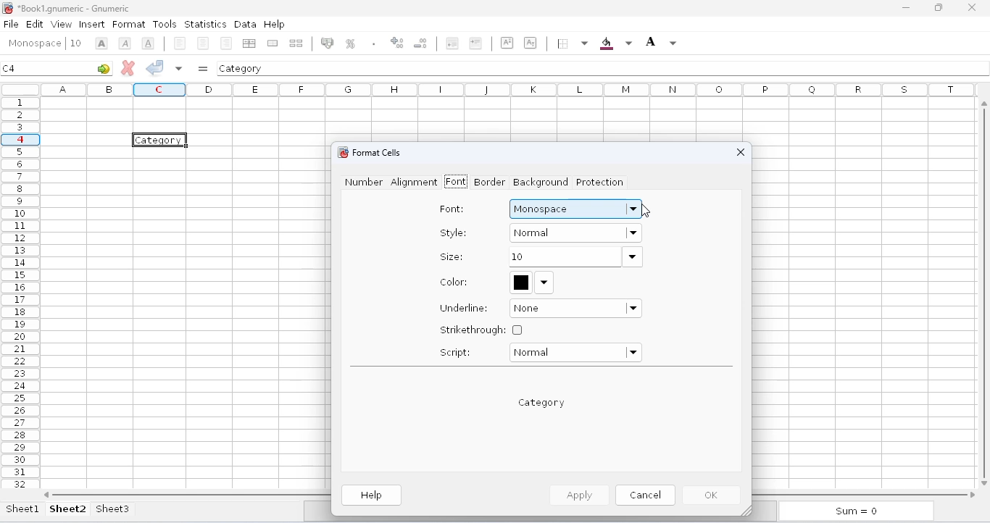 The height and width of the screenshot is (523, 990). What do you see at coordinates (615, 43) in the screenshot?
I see `background` at bounding box center [615, 43].